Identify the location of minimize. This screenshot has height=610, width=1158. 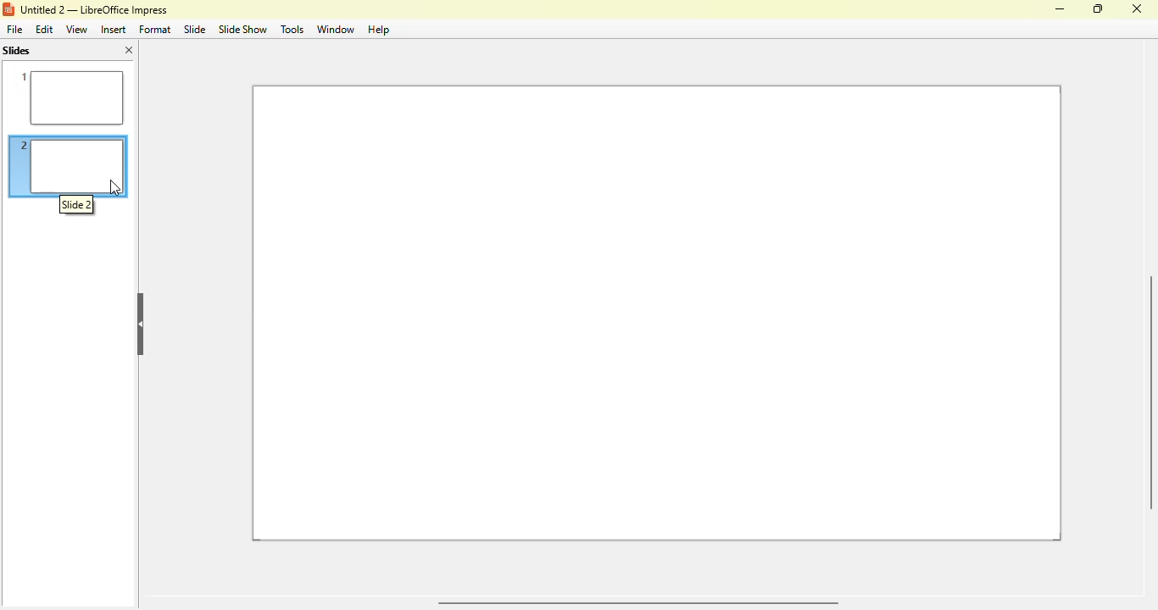
(1060, 9).